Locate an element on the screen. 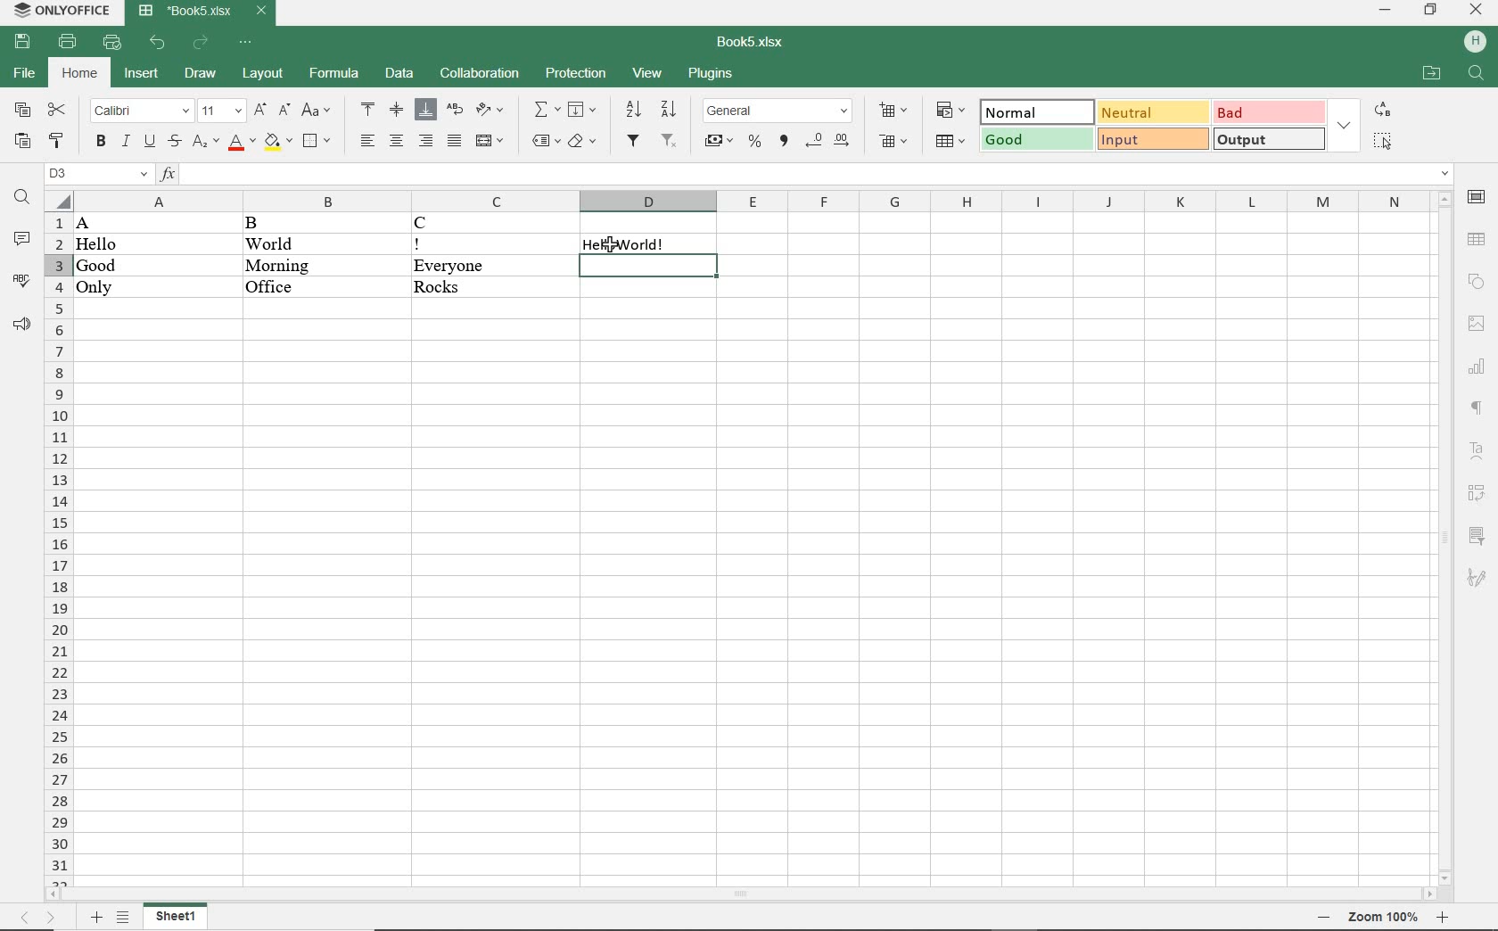  COPY STYLE is located at coordinates (58, 137).